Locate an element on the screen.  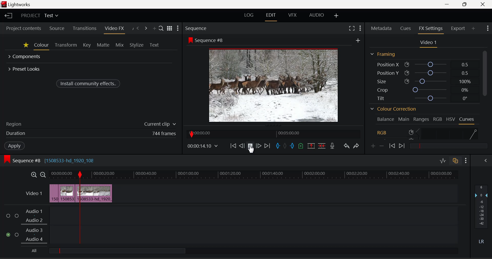
Sequence Preview Section is located at coordinates (196, 28).